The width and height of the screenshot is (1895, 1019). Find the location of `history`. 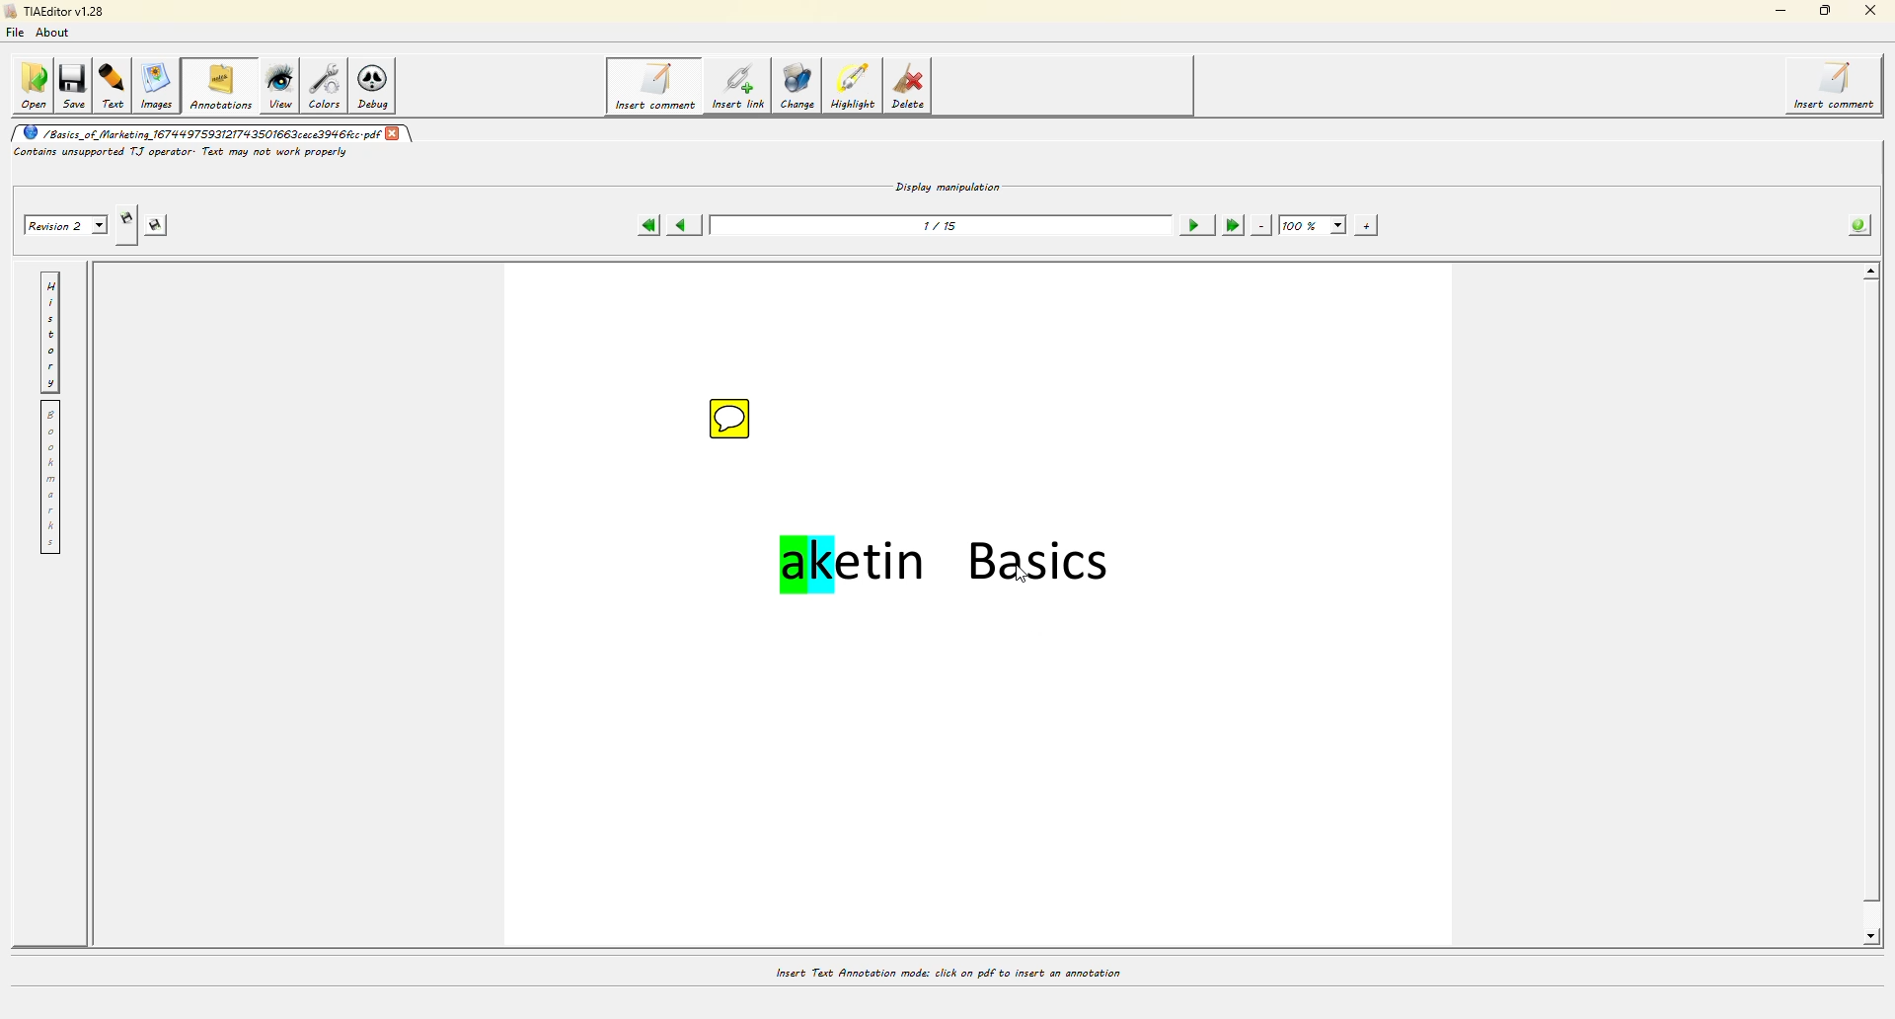

history is located at coordinates (50, 332).